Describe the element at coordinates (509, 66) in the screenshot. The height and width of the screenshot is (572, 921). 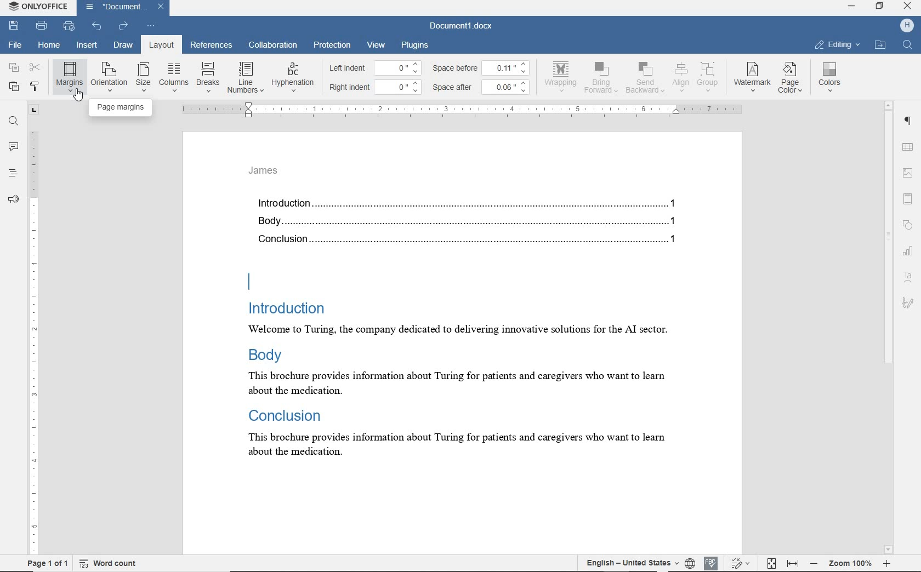
I see `0.11` at that location.